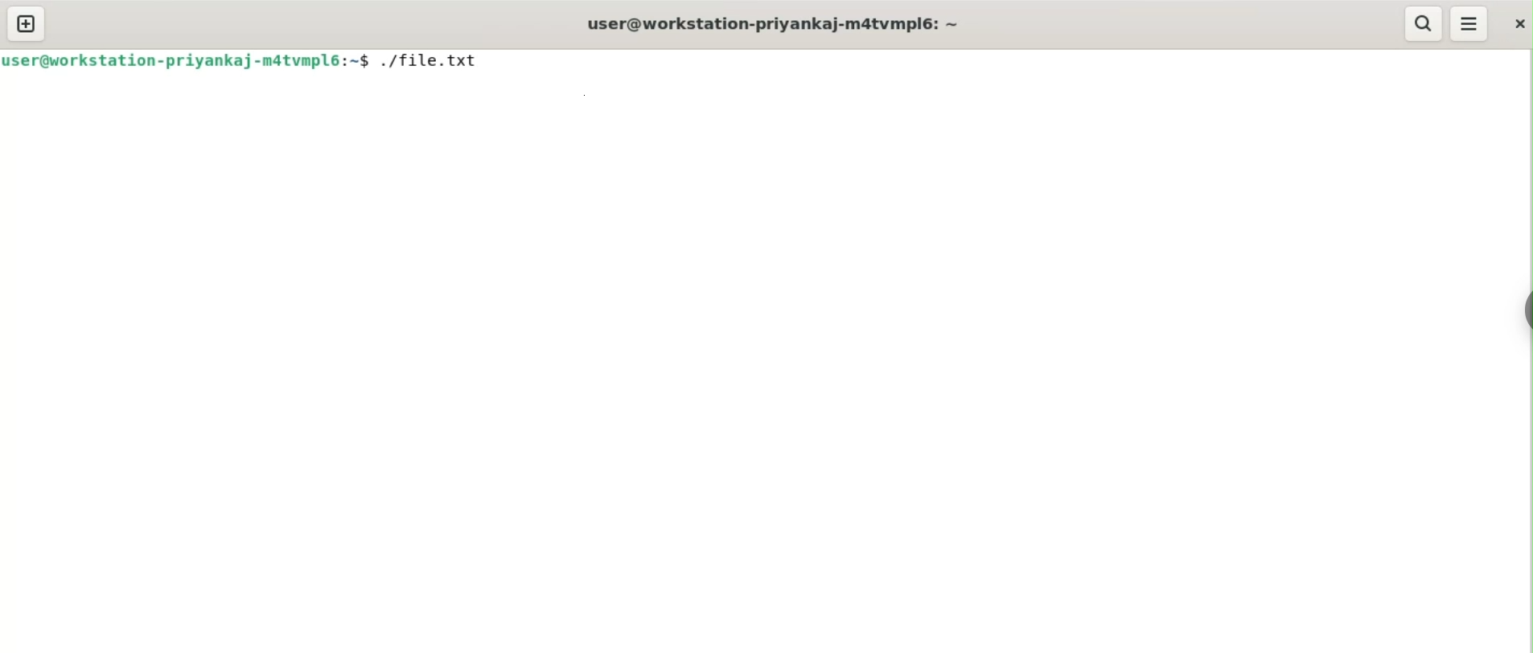 This screenshot has width=1533, height=653. I want to click on user@workstation-priyankaj-m4tvmpl6: ~$, so click(187, 60).